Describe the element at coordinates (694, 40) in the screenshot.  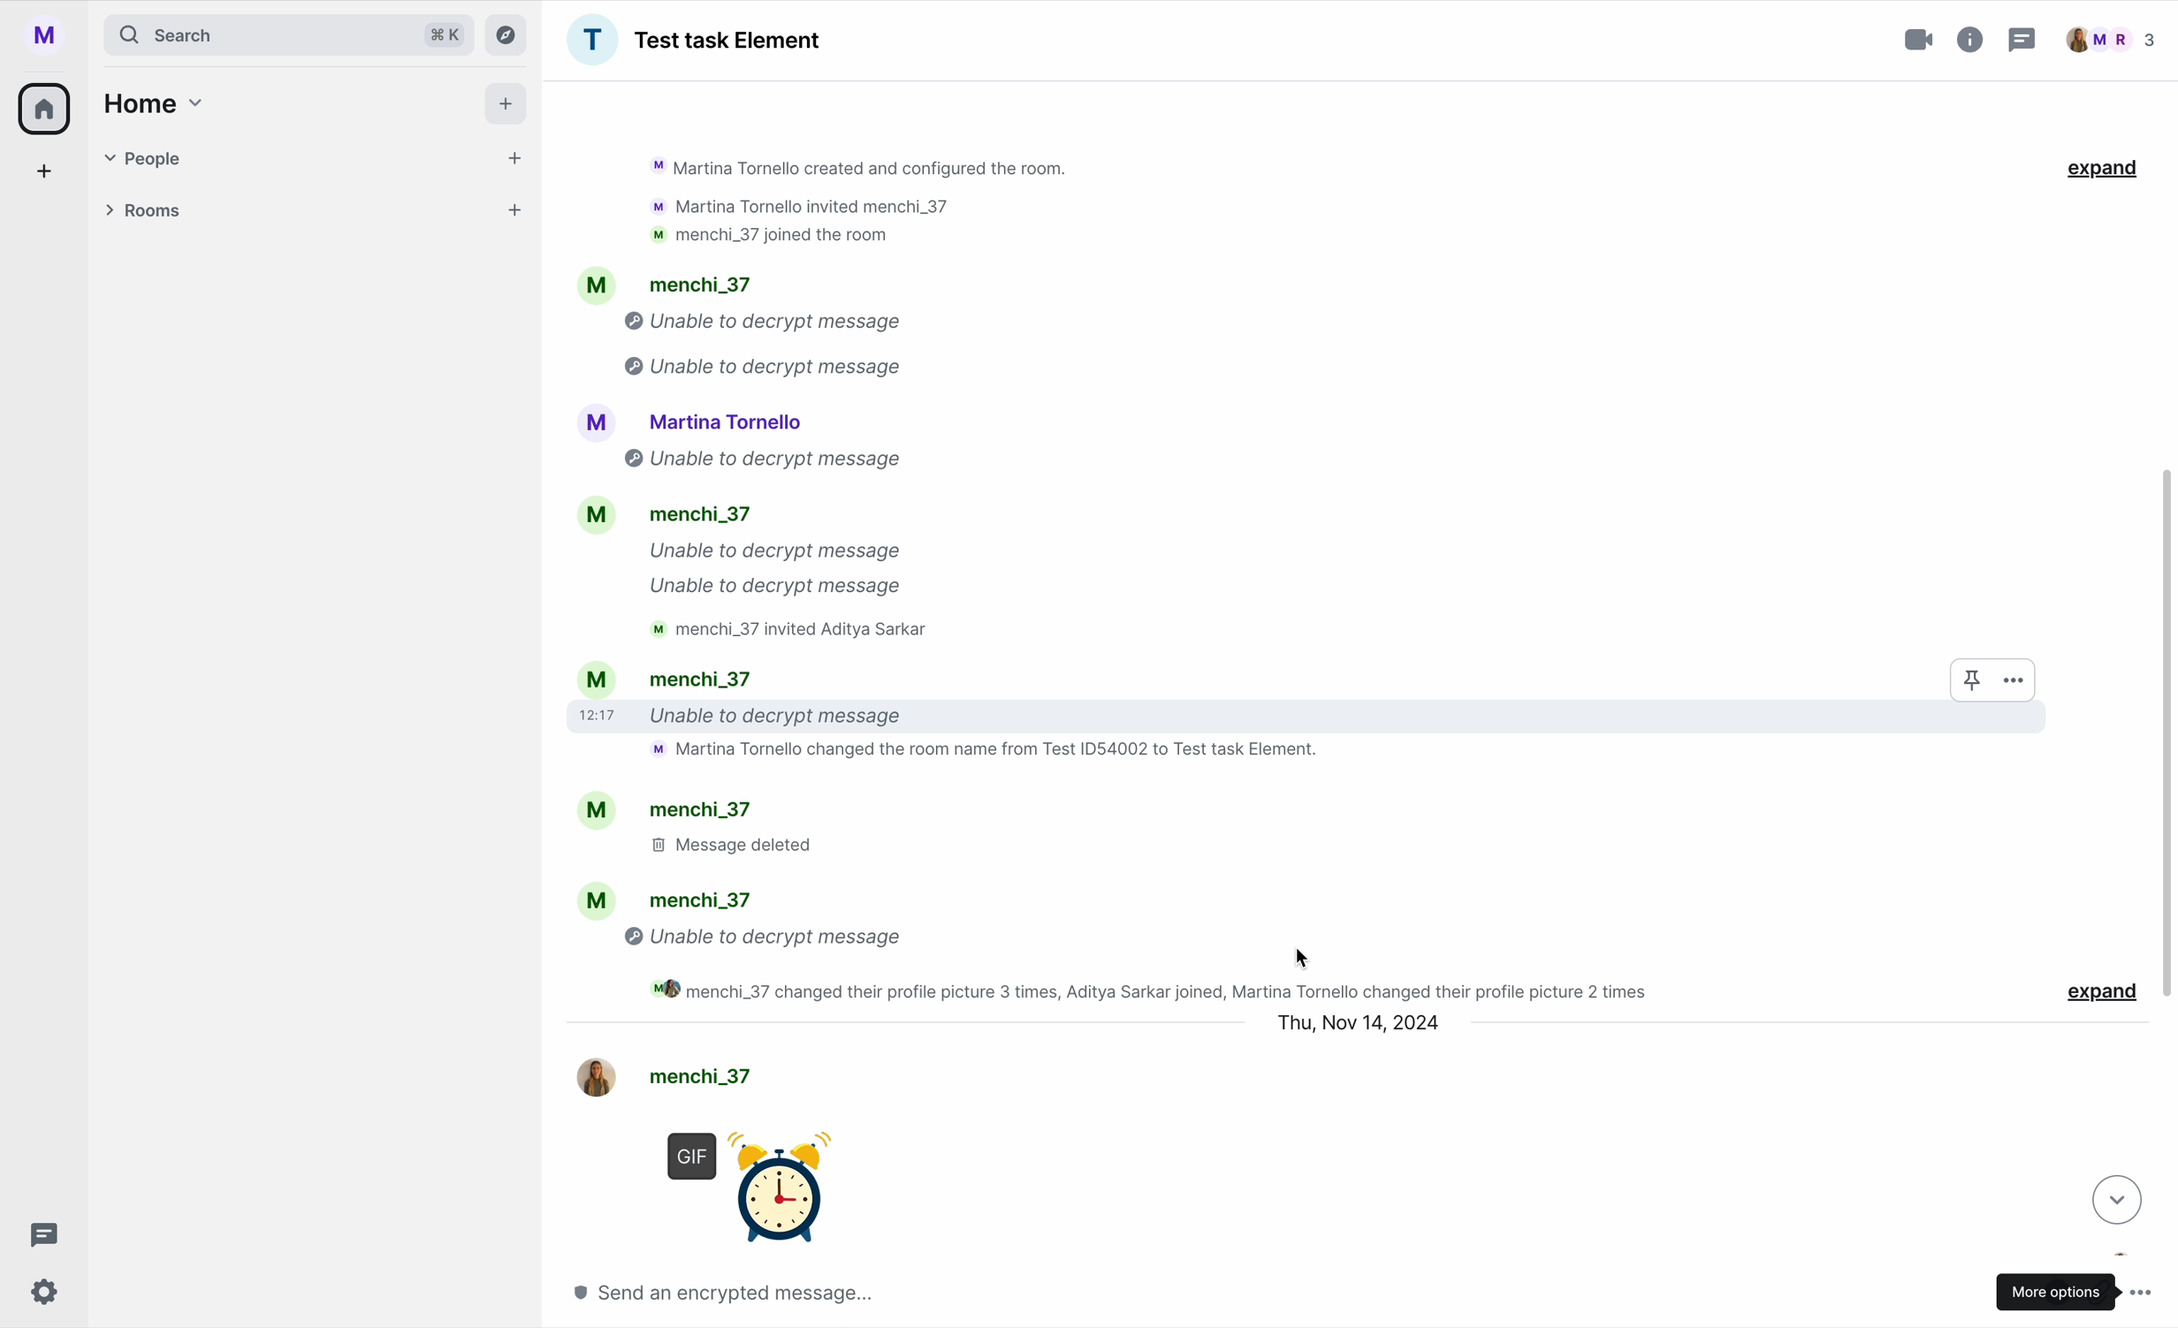
I see `Test task Element` at that location.